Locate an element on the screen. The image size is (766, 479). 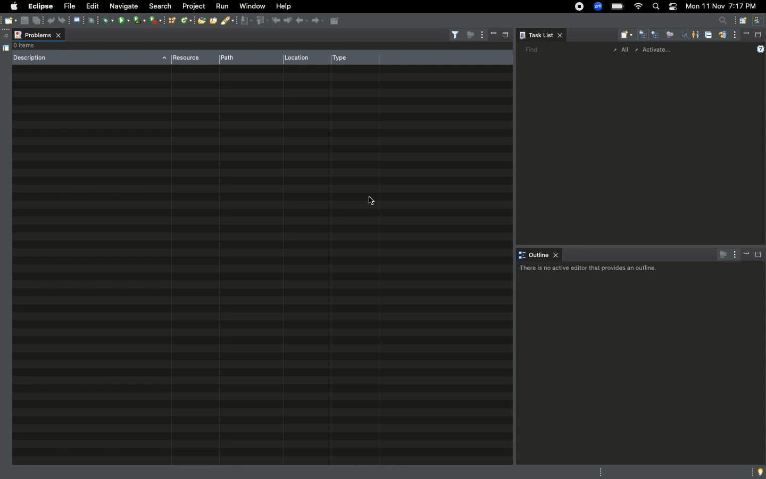
Show only my tasks is located at coordinates (695, 34).